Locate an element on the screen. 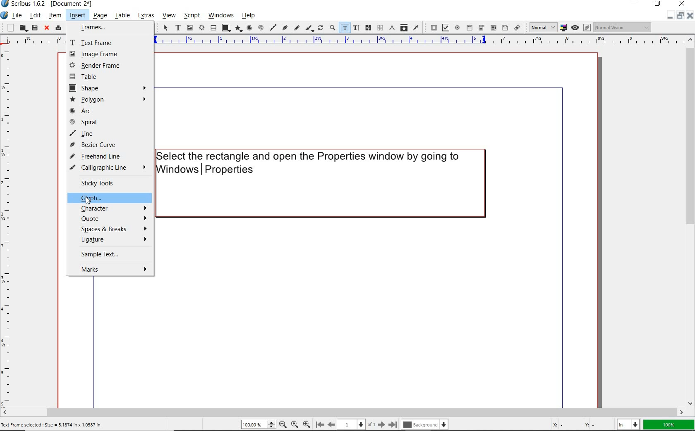 This screenshot has height=431, width=695. glyph is located at coordinates (115, 198).